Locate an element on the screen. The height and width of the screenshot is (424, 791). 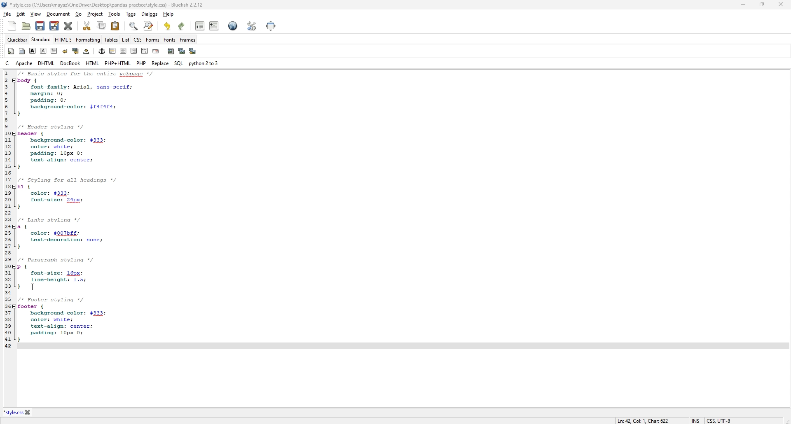
quickbar is located at coordinates (17, 40).